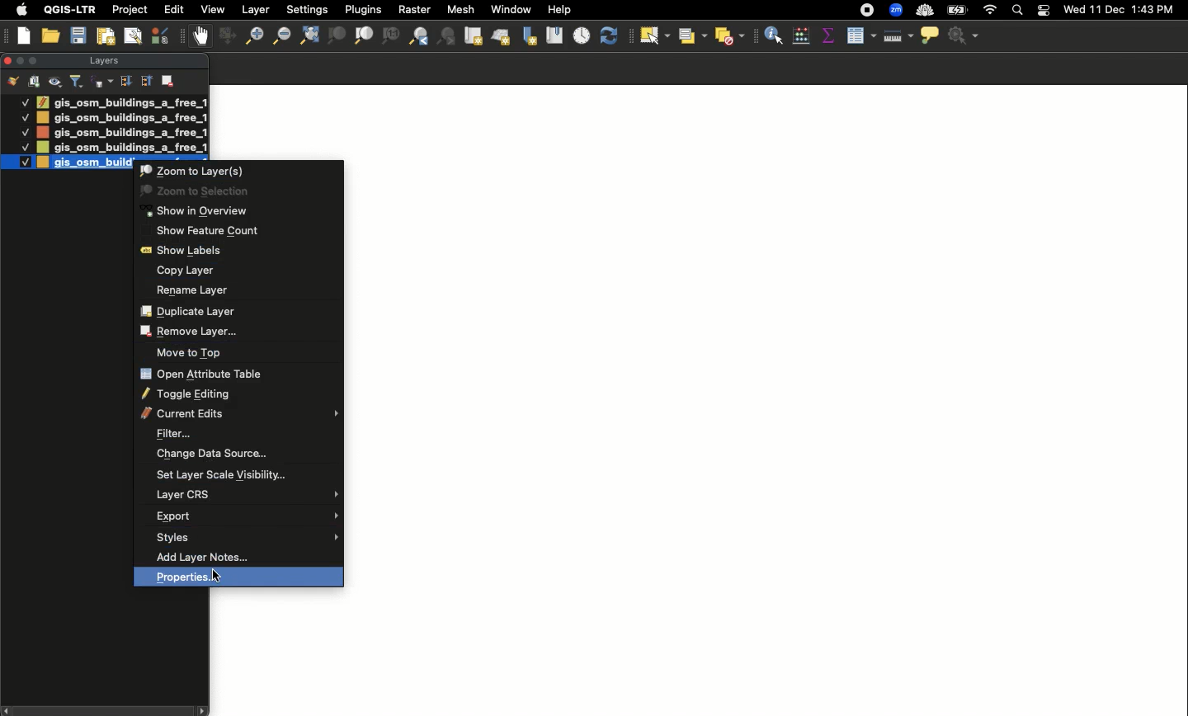  Describe the element at coordinates (501, 39) in the screenshot. I see `New 3D map view` at that location.